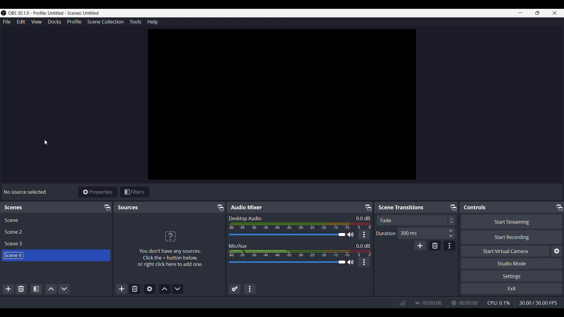 The width and height of the screenshot is (564, 317). What do you see at coordinates (364, 262) in the screenshot?
I see `kebab menu` at bounding box center [364, 262].